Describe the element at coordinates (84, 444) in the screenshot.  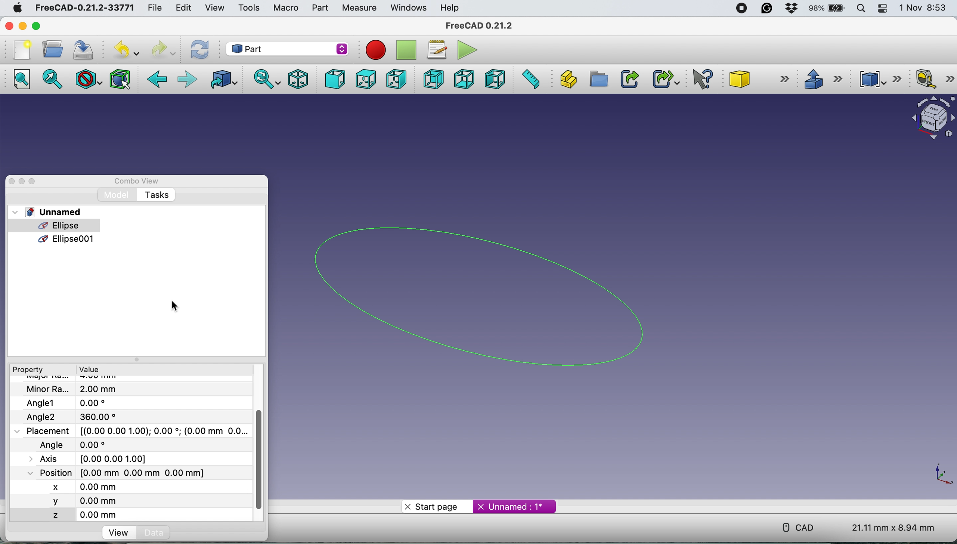
I see `last modified` at that location.